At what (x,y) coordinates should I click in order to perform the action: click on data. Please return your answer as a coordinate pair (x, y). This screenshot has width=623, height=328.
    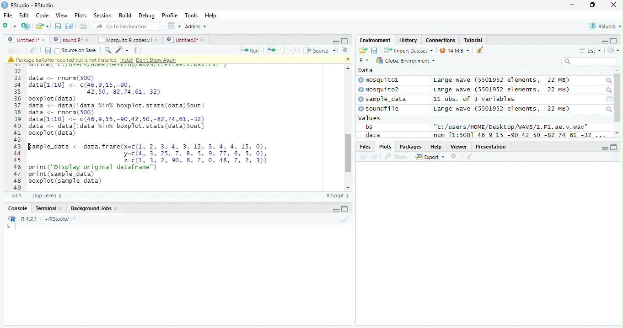
    Looking at the image, I should click on (372, 135).